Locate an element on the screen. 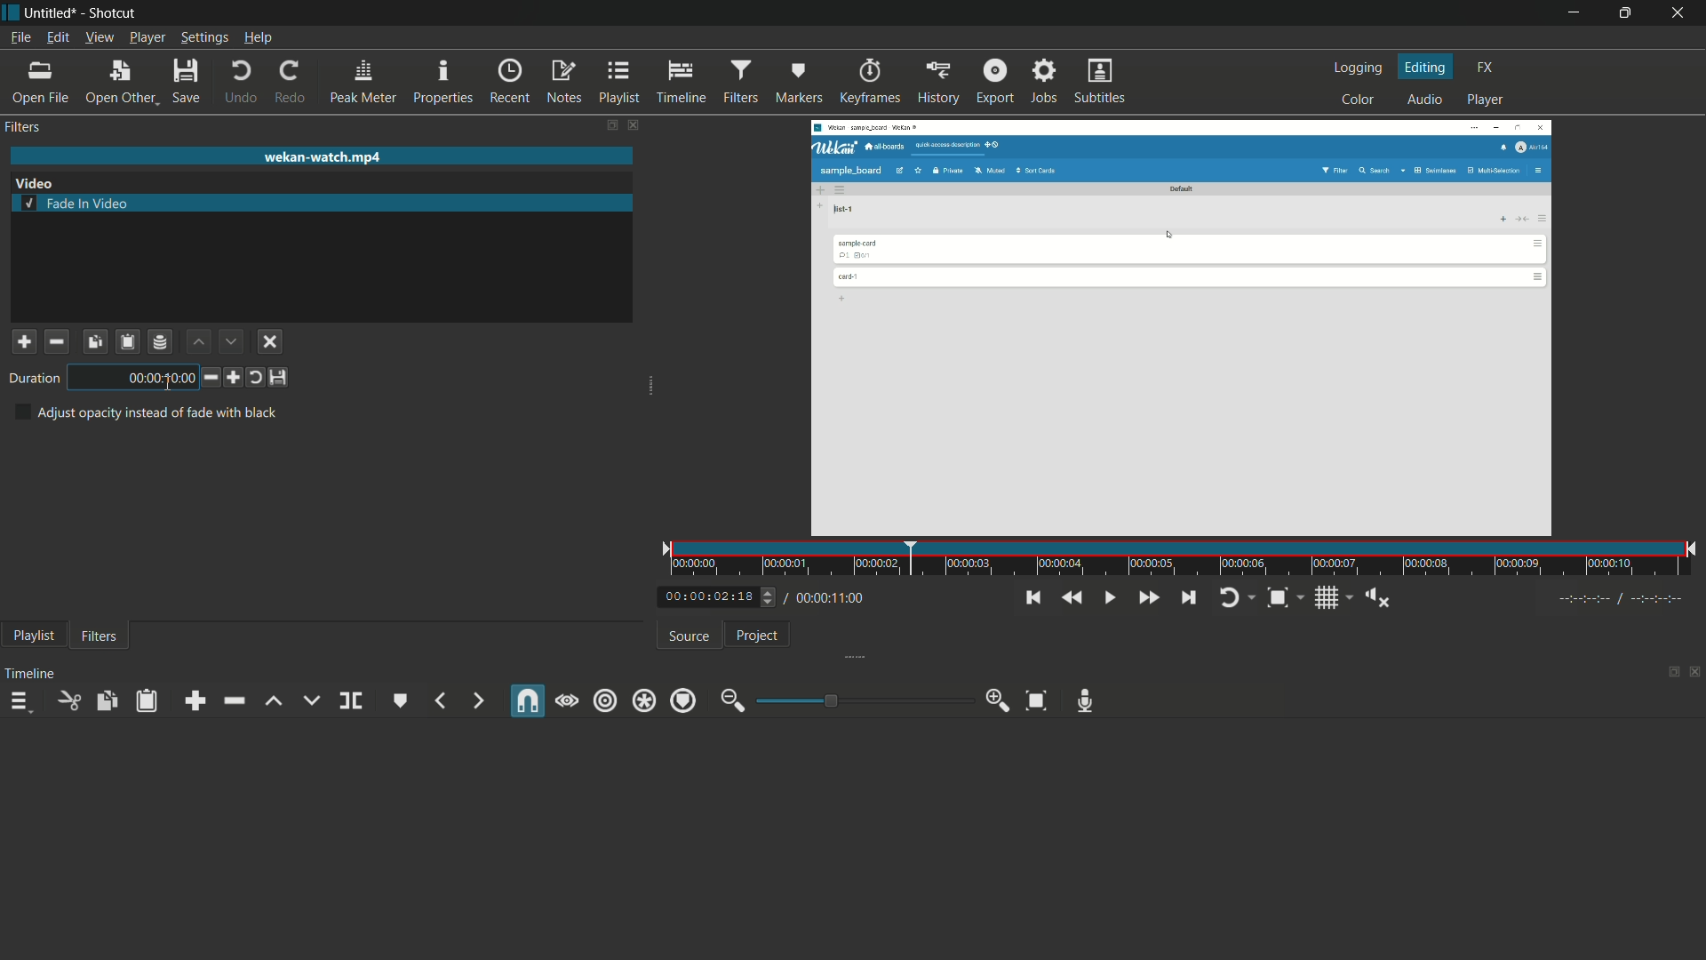 This screenshot has width=1706, height=960. paste filter is located at coordinates (129, 341).